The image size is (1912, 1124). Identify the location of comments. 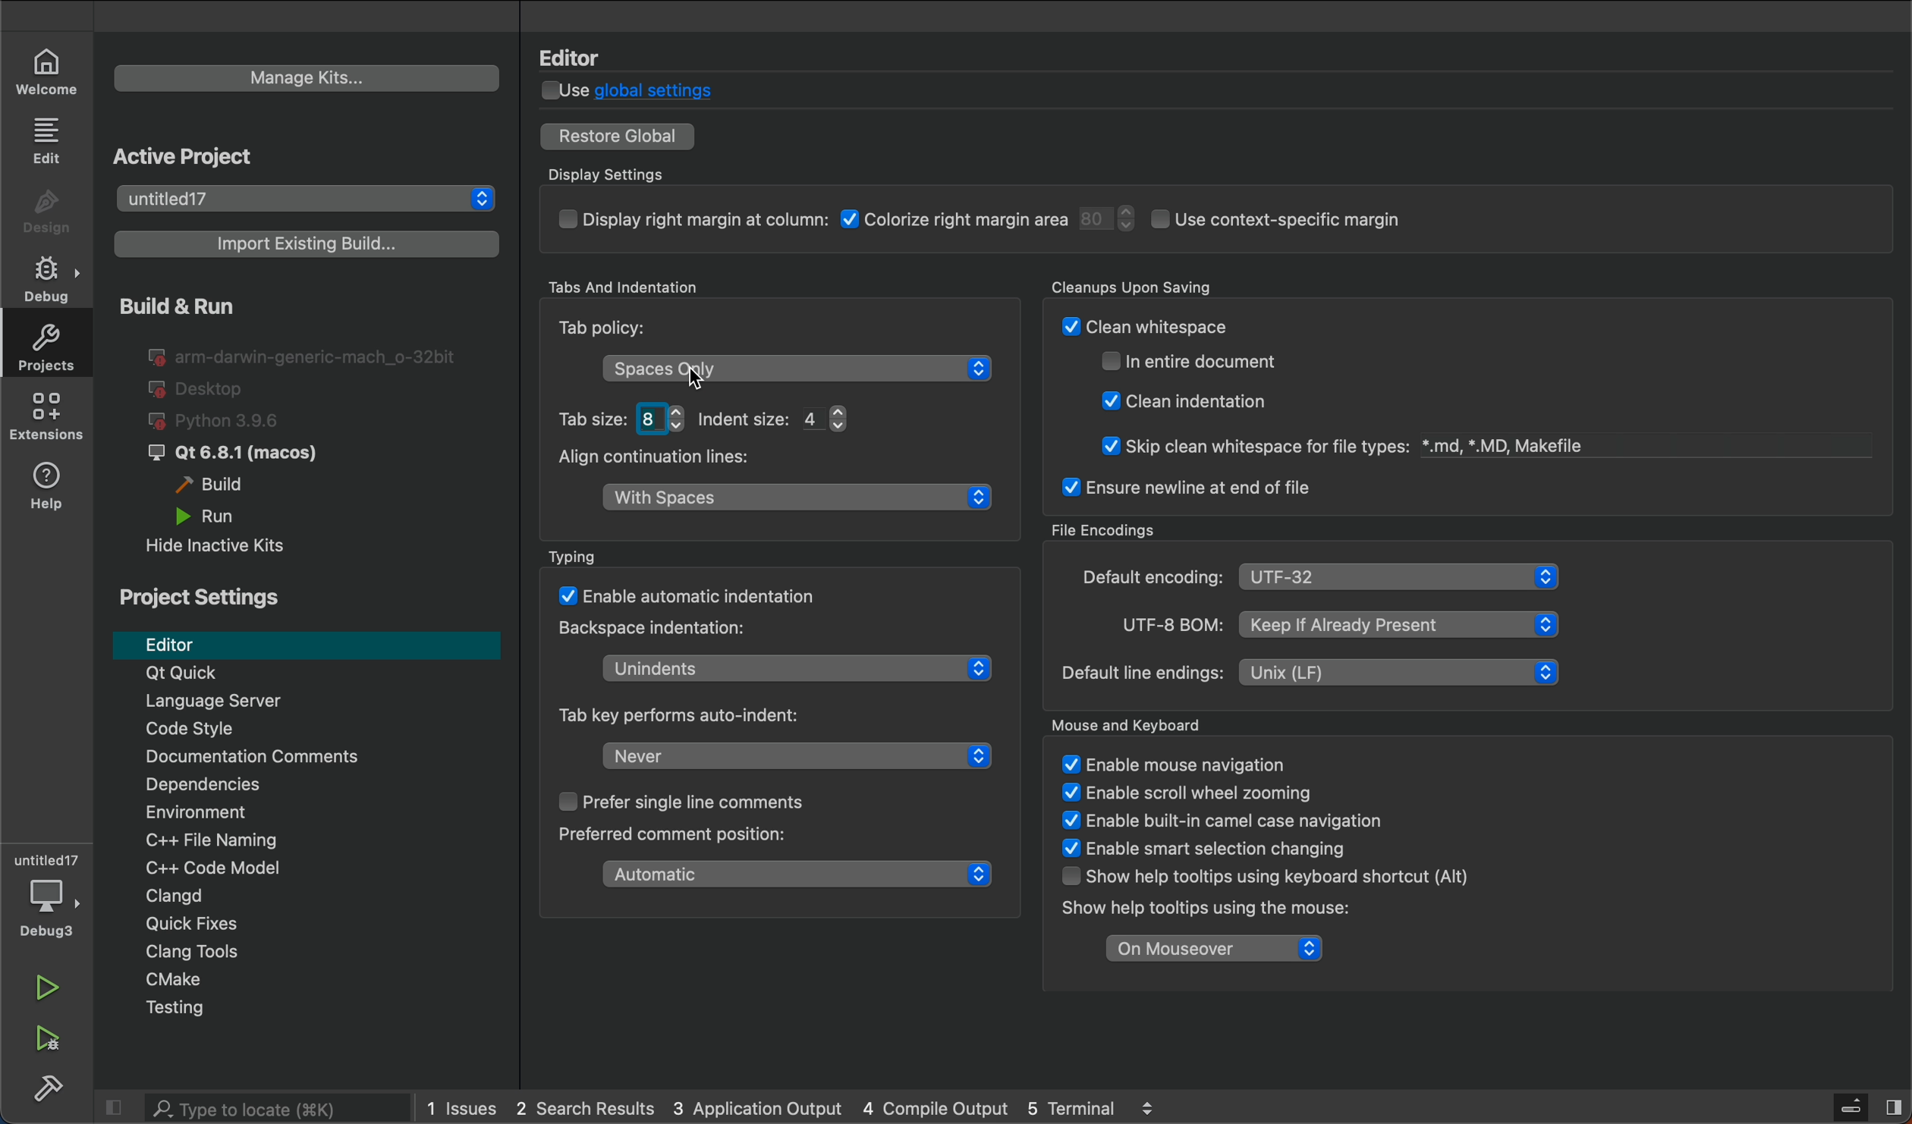
(321, 758).